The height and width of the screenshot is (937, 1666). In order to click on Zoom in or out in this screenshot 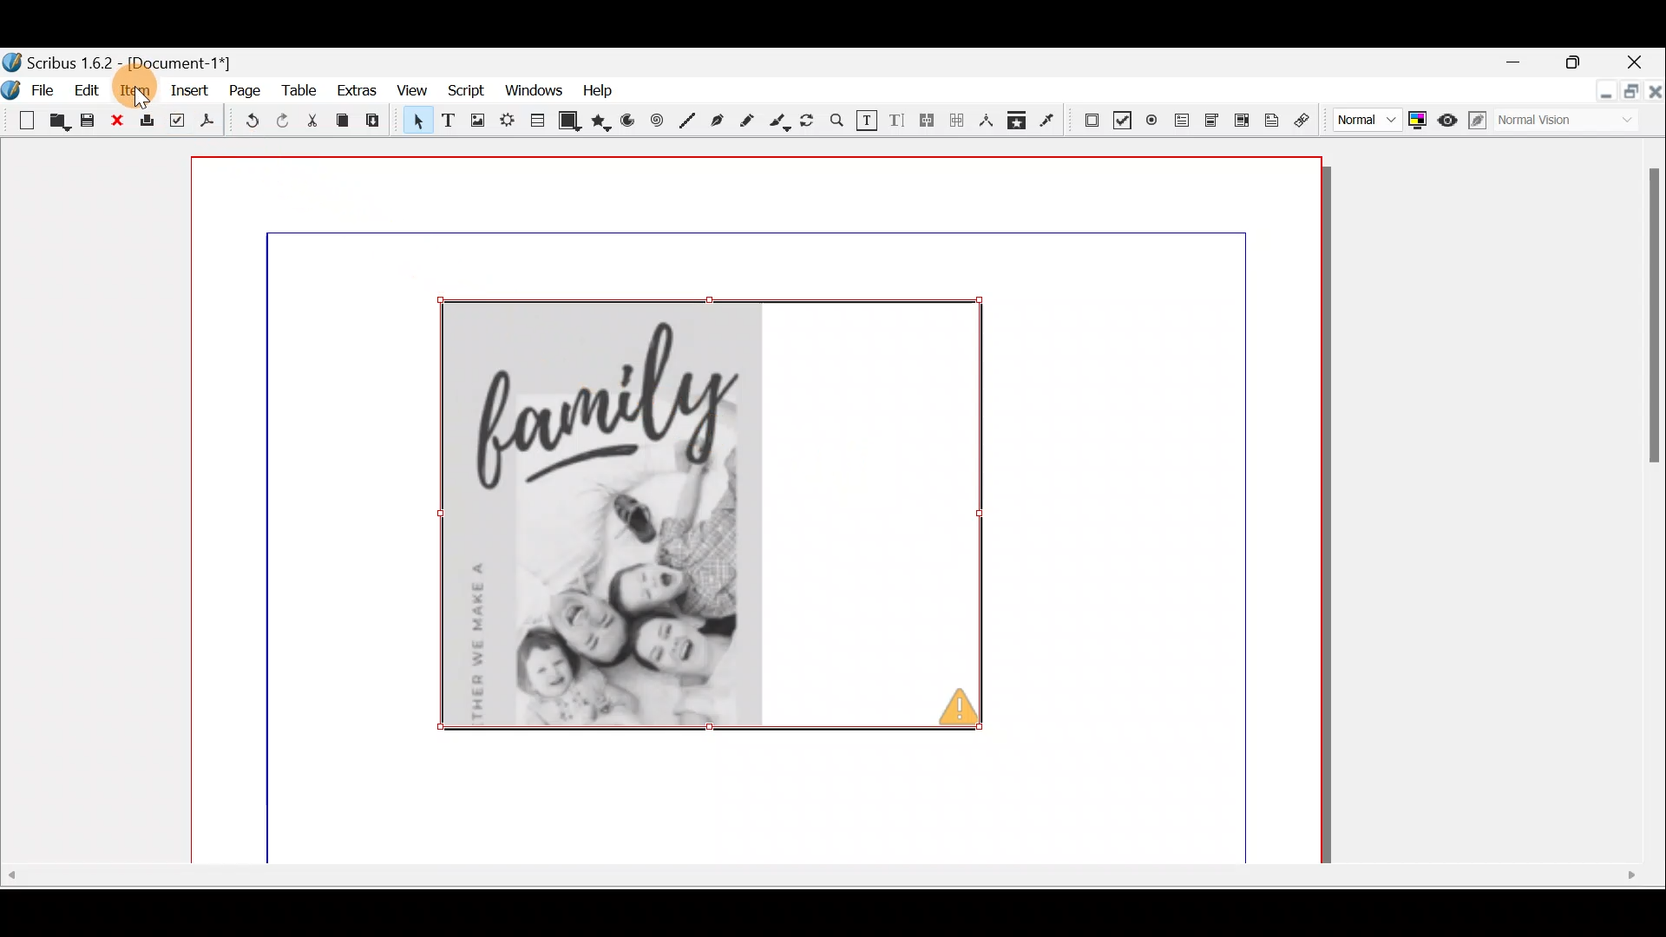, I will do `click(837, 122)`.